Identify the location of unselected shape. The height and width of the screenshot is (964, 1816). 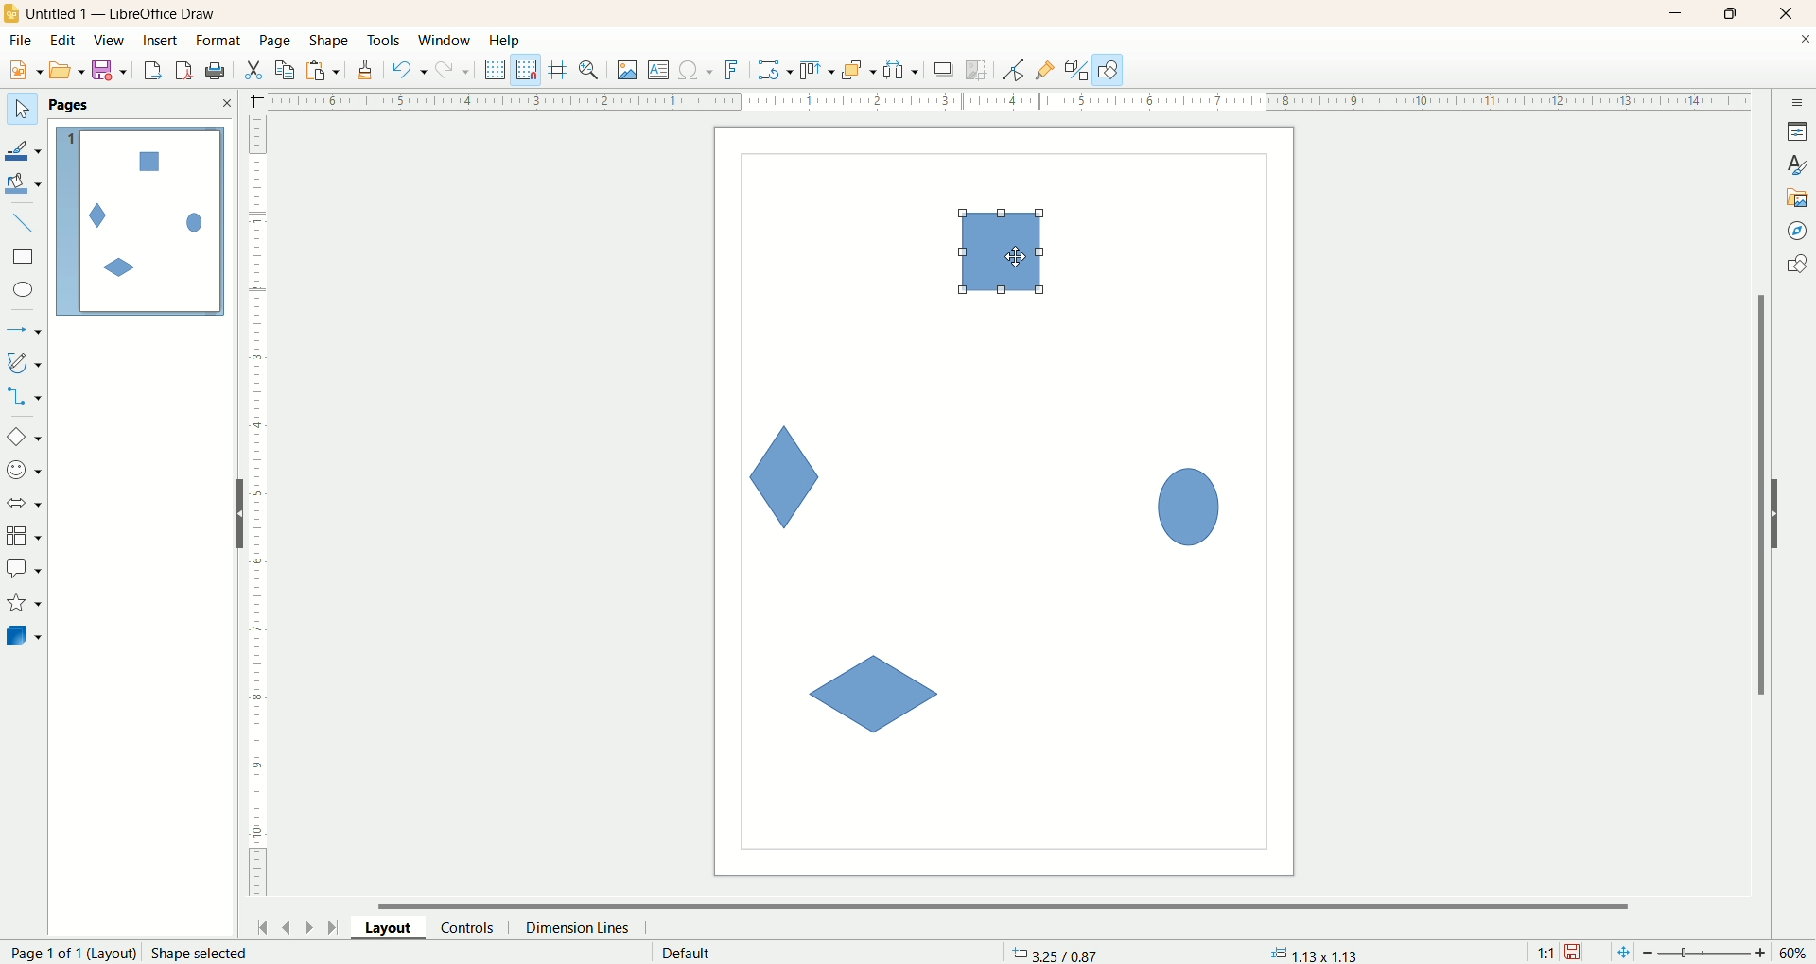
(786, 476).